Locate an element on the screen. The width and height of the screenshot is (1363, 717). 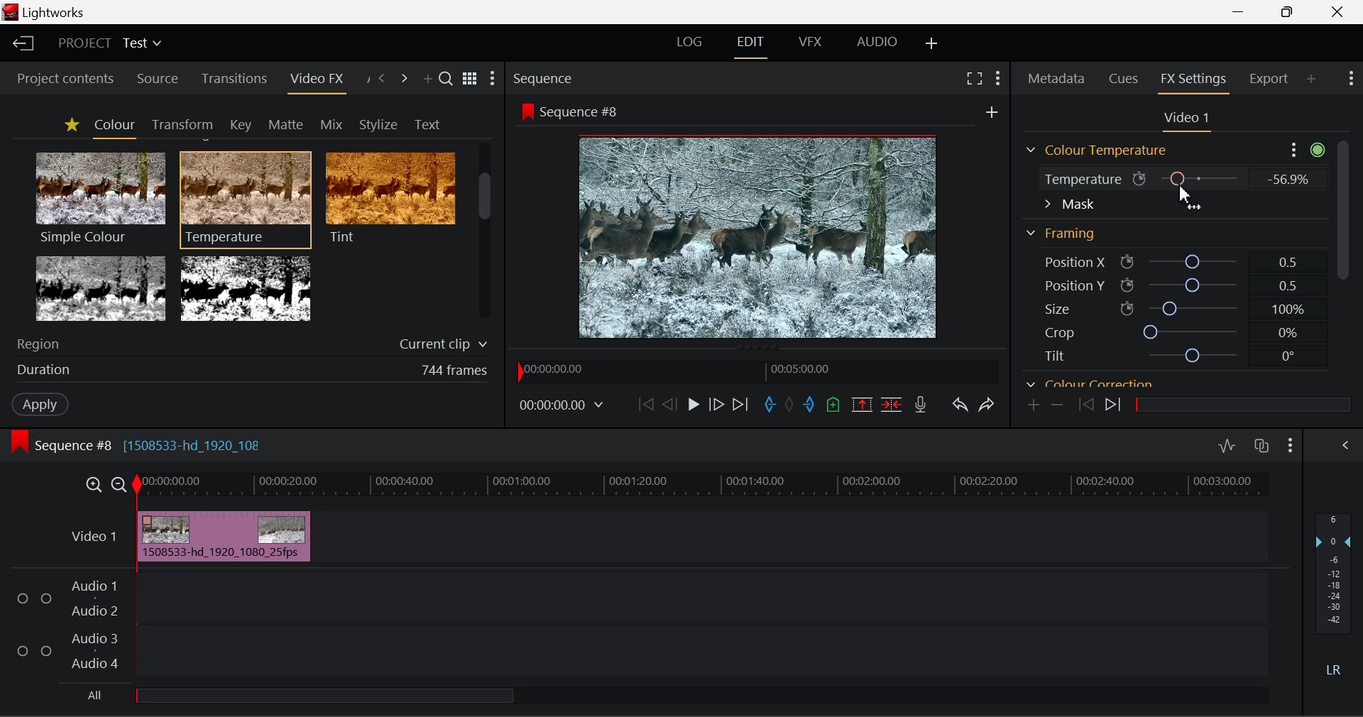
Show Settings is located at coordinates (1305, 149).